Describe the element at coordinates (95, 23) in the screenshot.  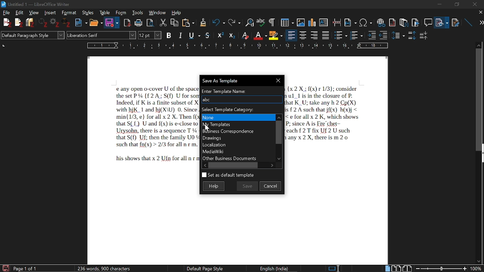
I see `Open` at that location.